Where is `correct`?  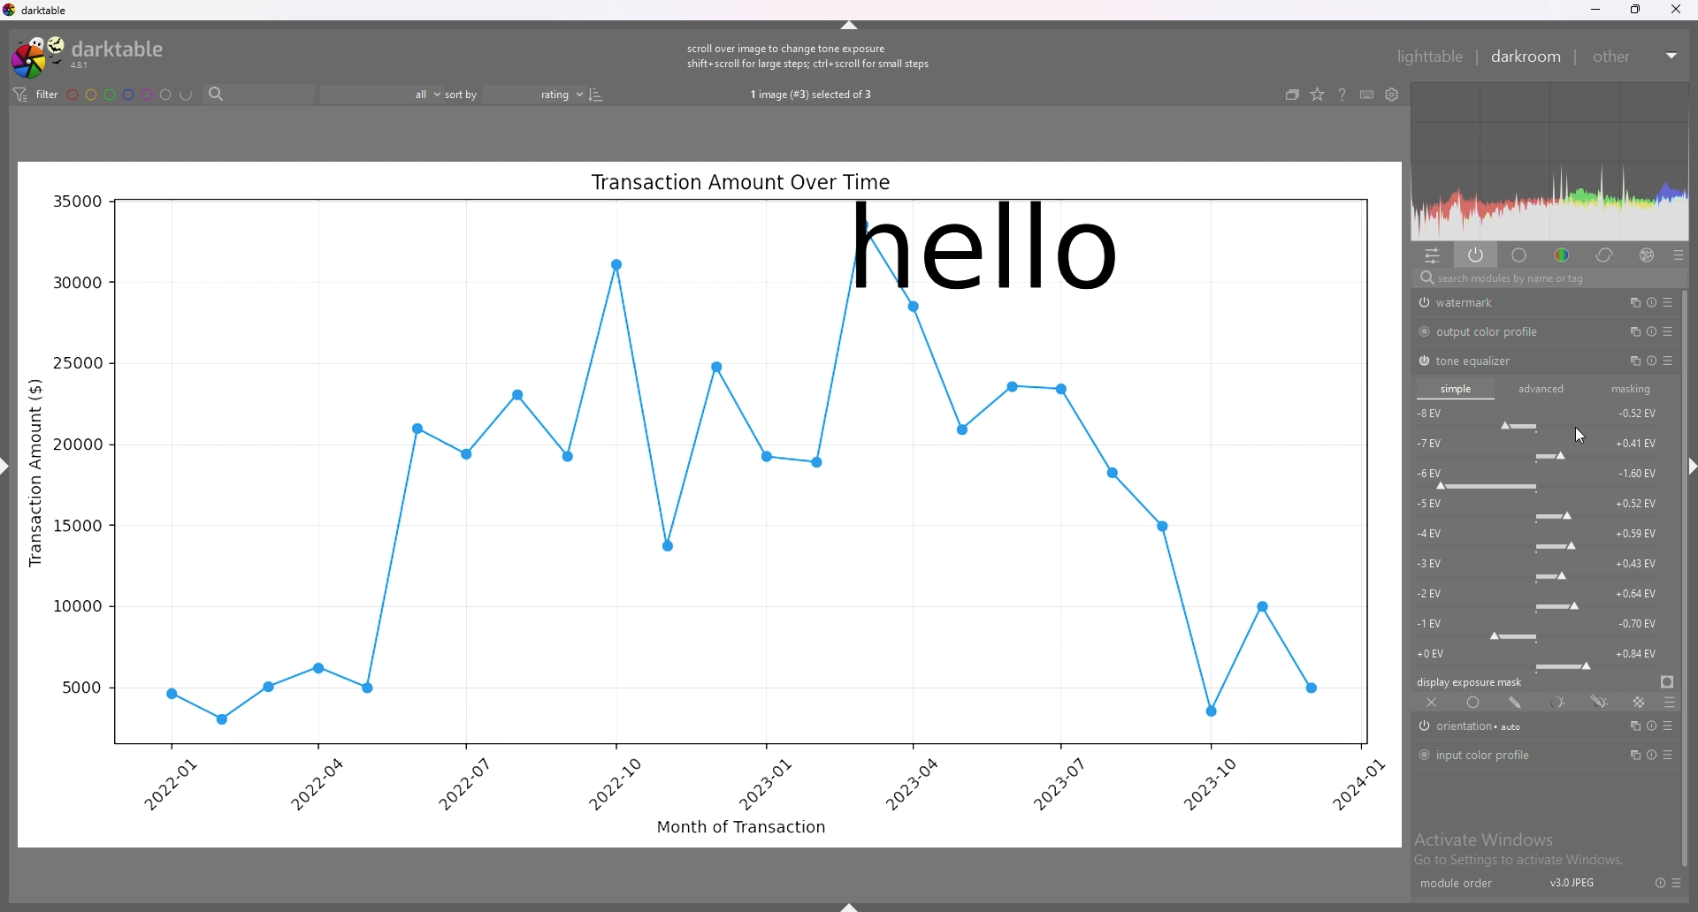
correct is located at coordinates (1606, 255).